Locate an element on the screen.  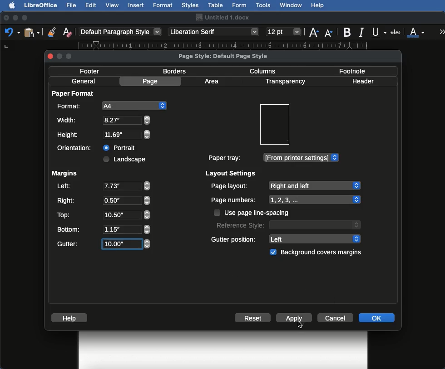
Clone formatting is located at coordinates (52, 32).